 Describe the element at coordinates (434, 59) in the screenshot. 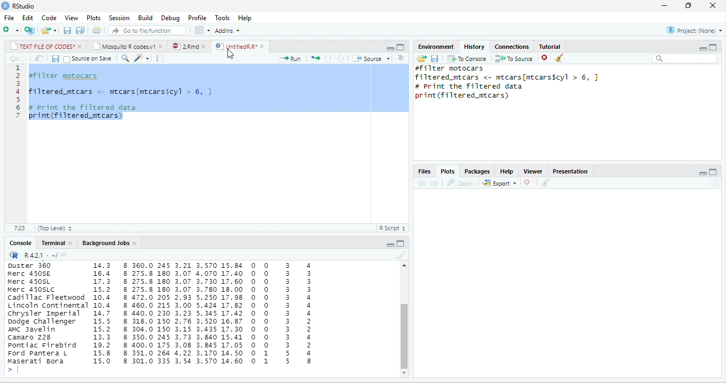

I see `save` at that location.